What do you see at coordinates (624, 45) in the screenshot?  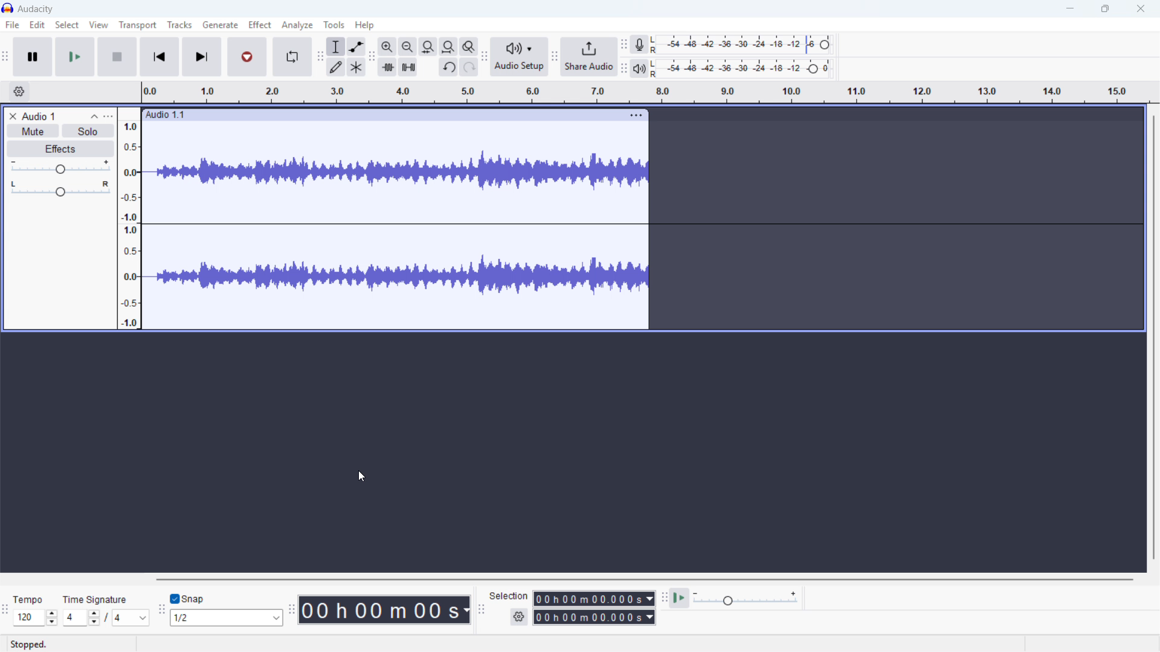 I see `Recording metre toolbar ` at bounding box center [624, 45].